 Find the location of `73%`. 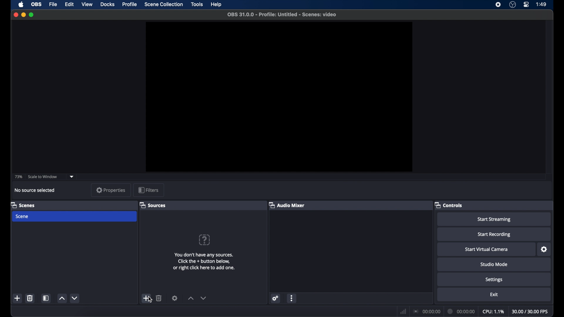

73% is located at coordinates (18, 177).